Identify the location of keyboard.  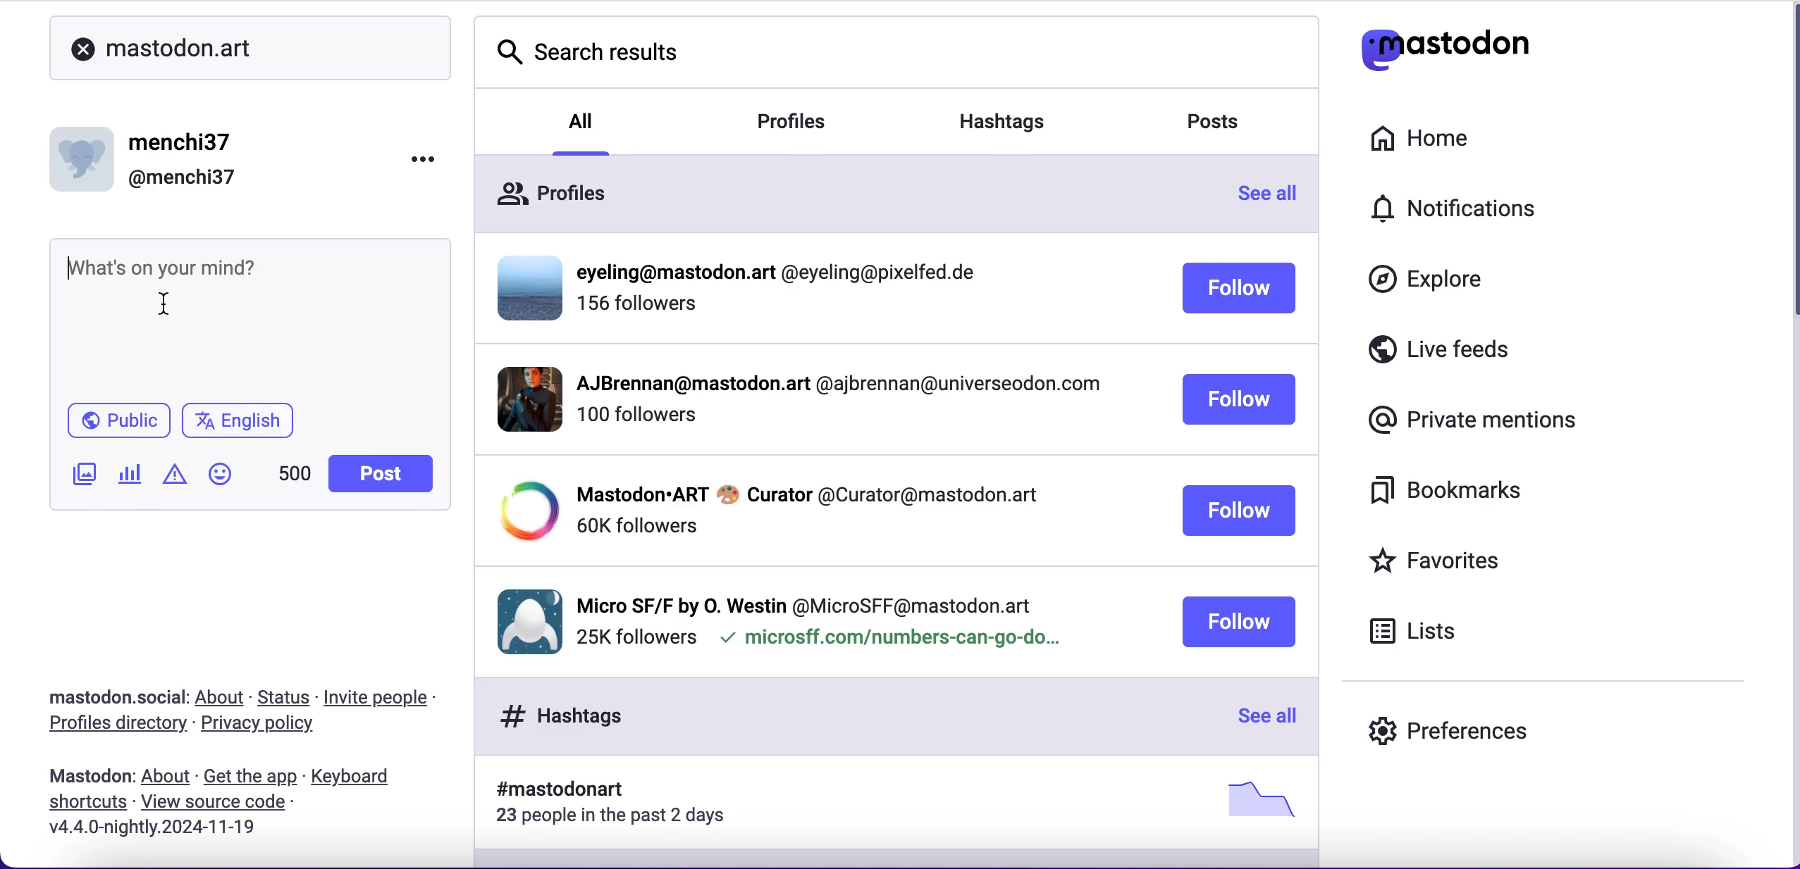
(355, 777).